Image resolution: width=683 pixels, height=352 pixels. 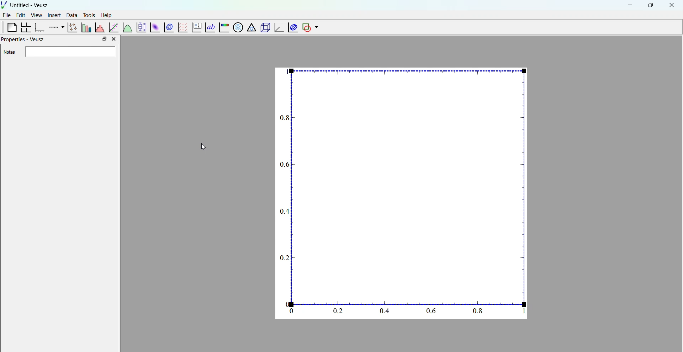 I want to click on logo of Veusz, so click(x=4, y=5).